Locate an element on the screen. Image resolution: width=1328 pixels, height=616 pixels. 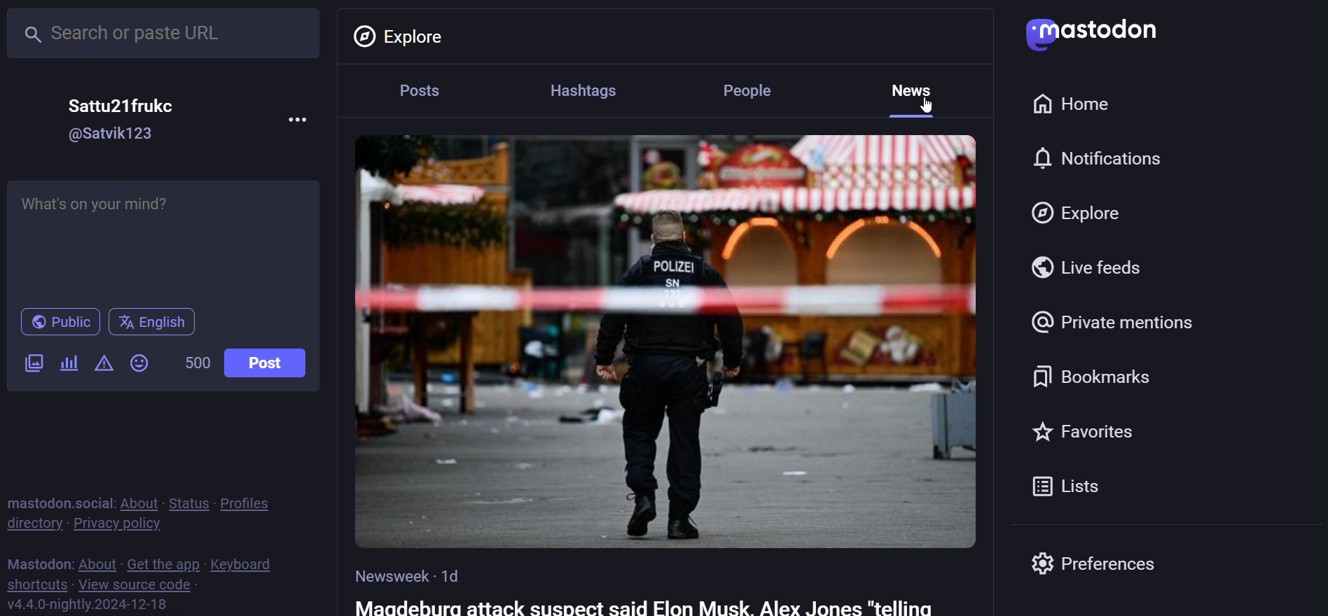
Newsweek - 1d is located at coordinates (415, 572).